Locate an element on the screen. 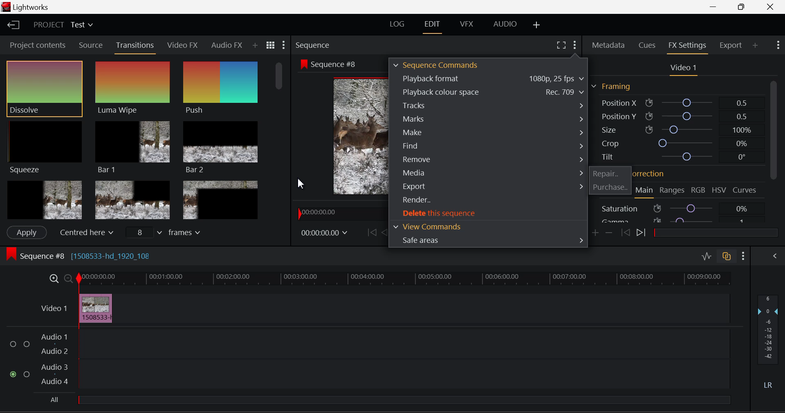  Video Settings is located at coordinates (684, 69).